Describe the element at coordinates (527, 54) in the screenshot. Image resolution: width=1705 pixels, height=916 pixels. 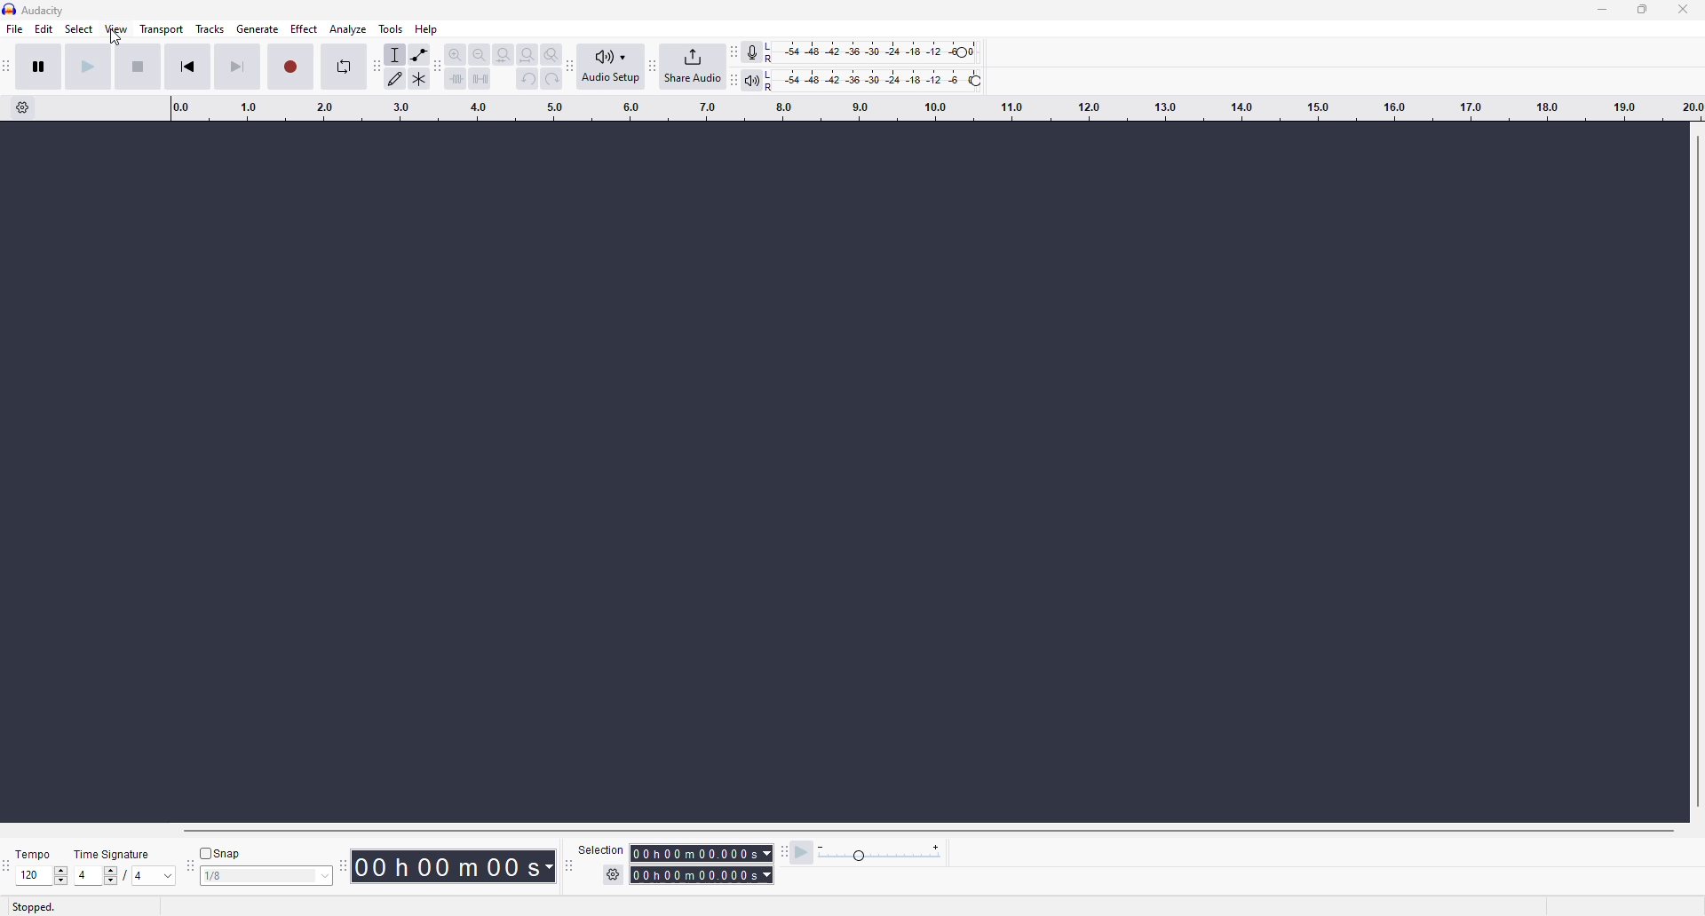
I see `fit project to width` at that location.